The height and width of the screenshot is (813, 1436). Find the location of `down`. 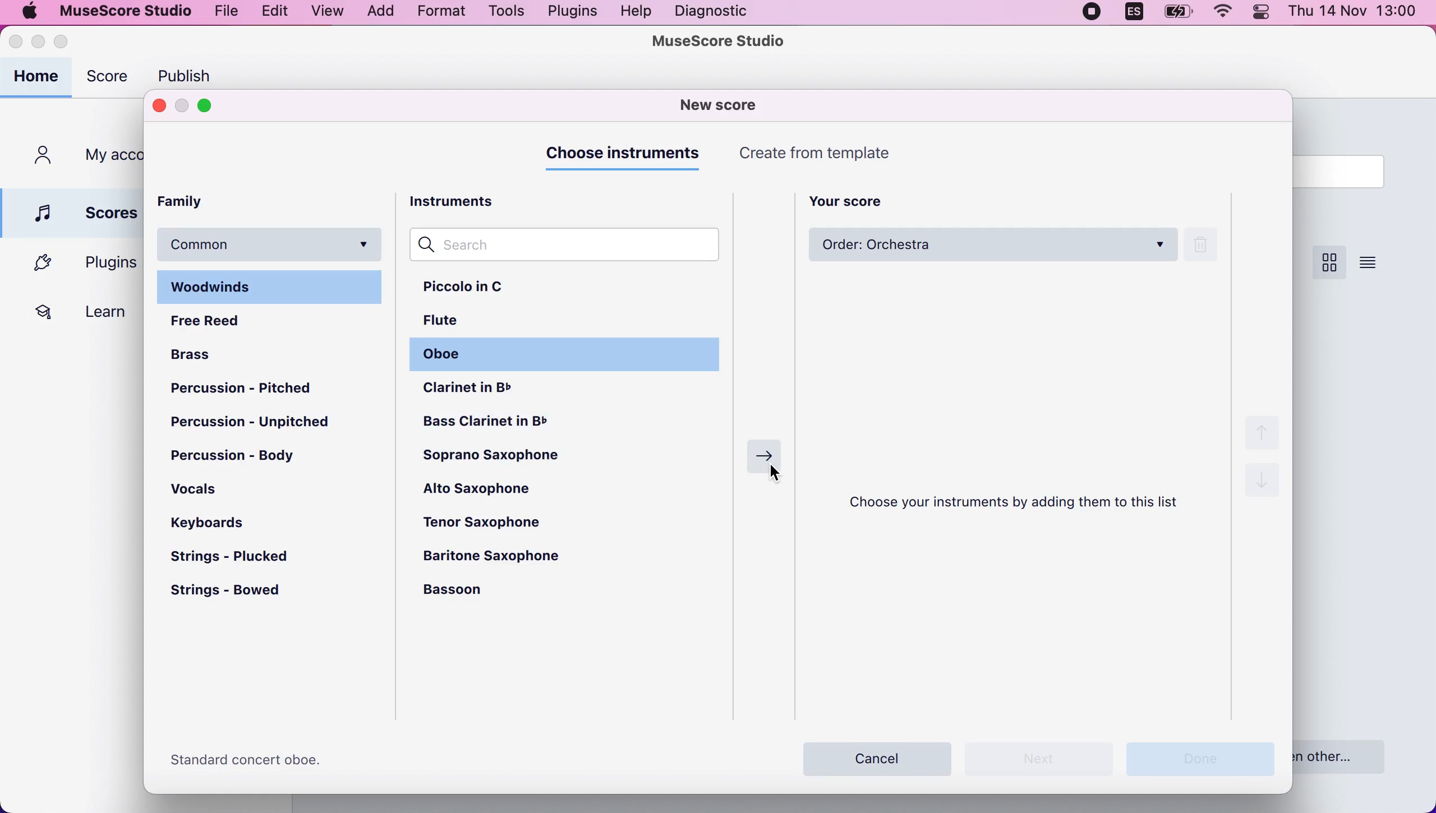

down is located at coordinates (1264, 487).